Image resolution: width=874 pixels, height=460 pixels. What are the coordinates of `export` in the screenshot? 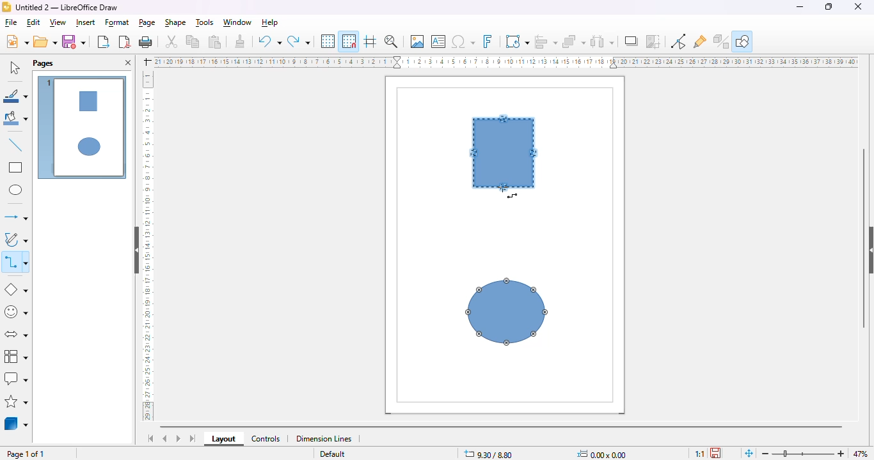 It's located at (103, 42).